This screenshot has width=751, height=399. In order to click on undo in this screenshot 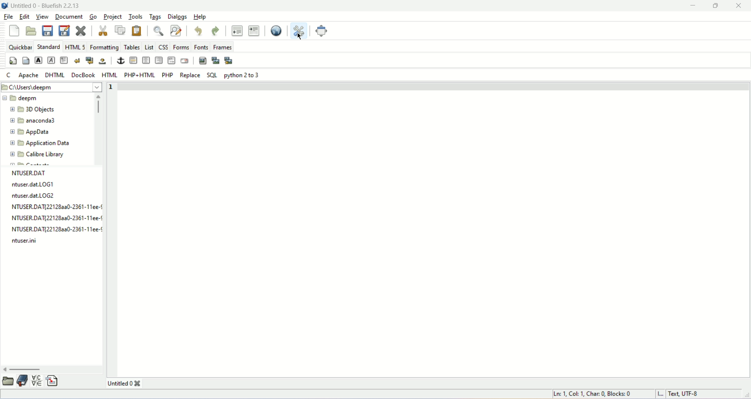, I will do `click(198, 30)`.